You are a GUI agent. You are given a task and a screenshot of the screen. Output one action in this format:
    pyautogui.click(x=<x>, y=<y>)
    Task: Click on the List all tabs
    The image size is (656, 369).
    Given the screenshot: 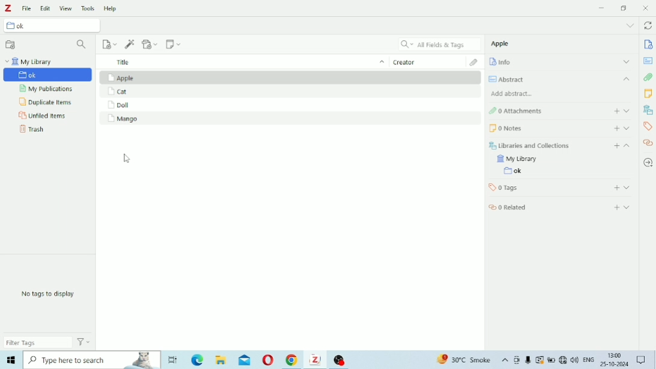 What is the action you would take?
    pyautogui.click(x=631, y=25)
    